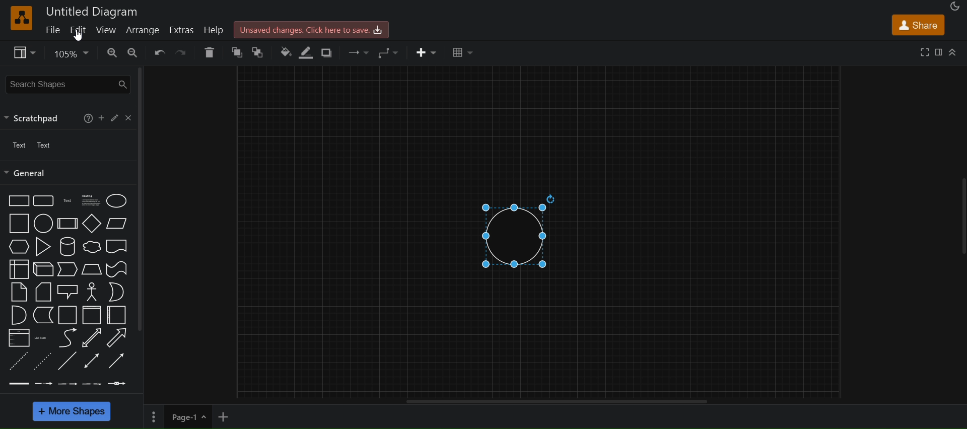 Image resolution: width=967 pixels, height=429 pixels. What do you see at coordinates (20, 19) in the screenshot?
I see `logo` at bounding box center [20, 19].